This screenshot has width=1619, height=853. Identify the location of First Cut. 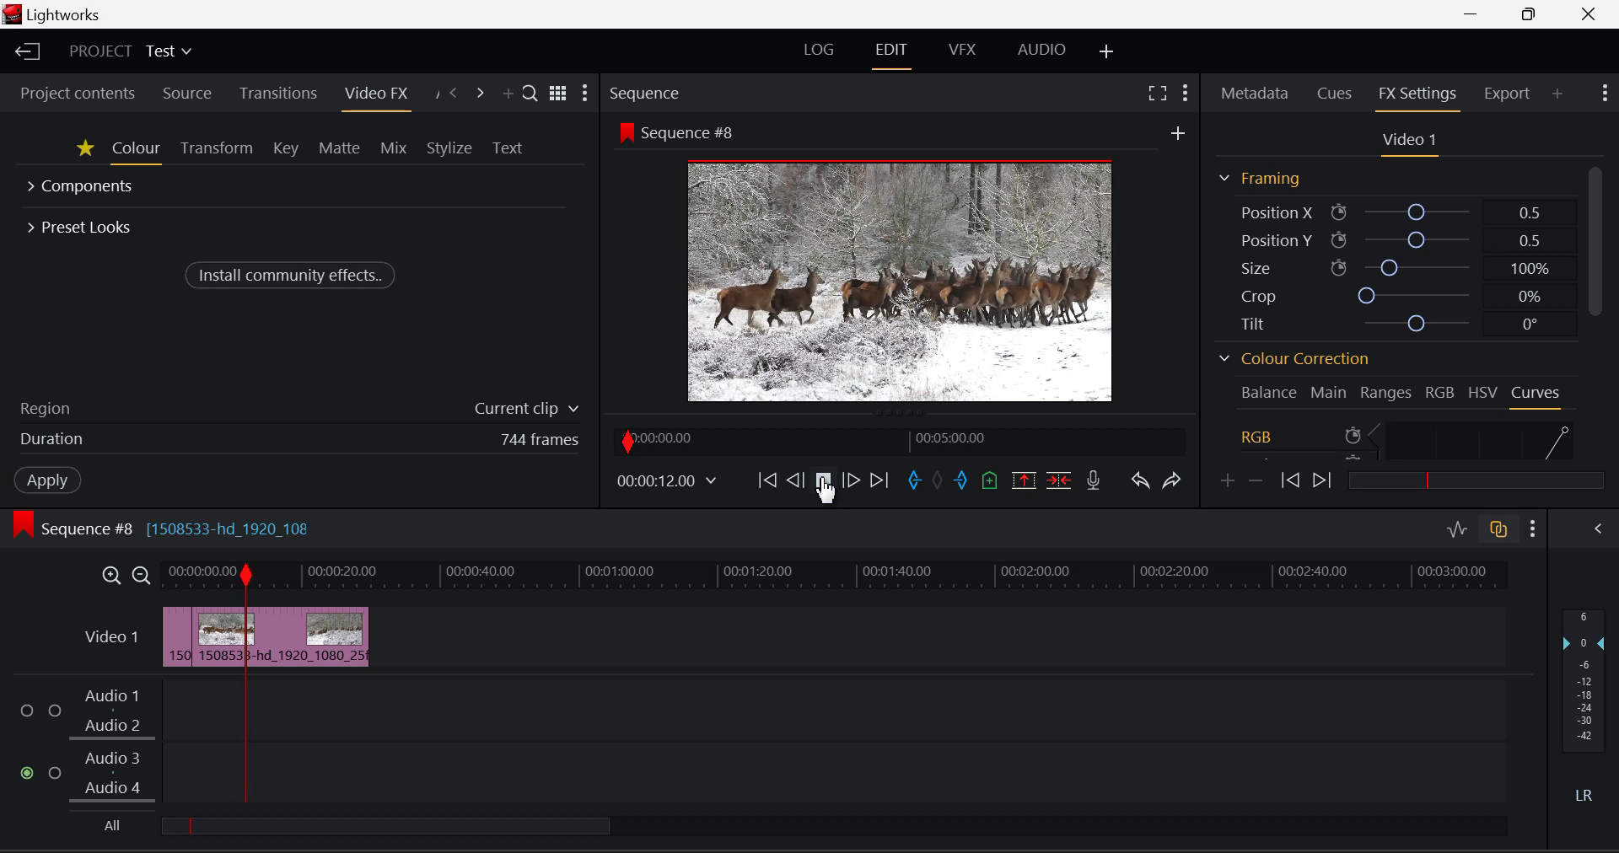
(192, 639).